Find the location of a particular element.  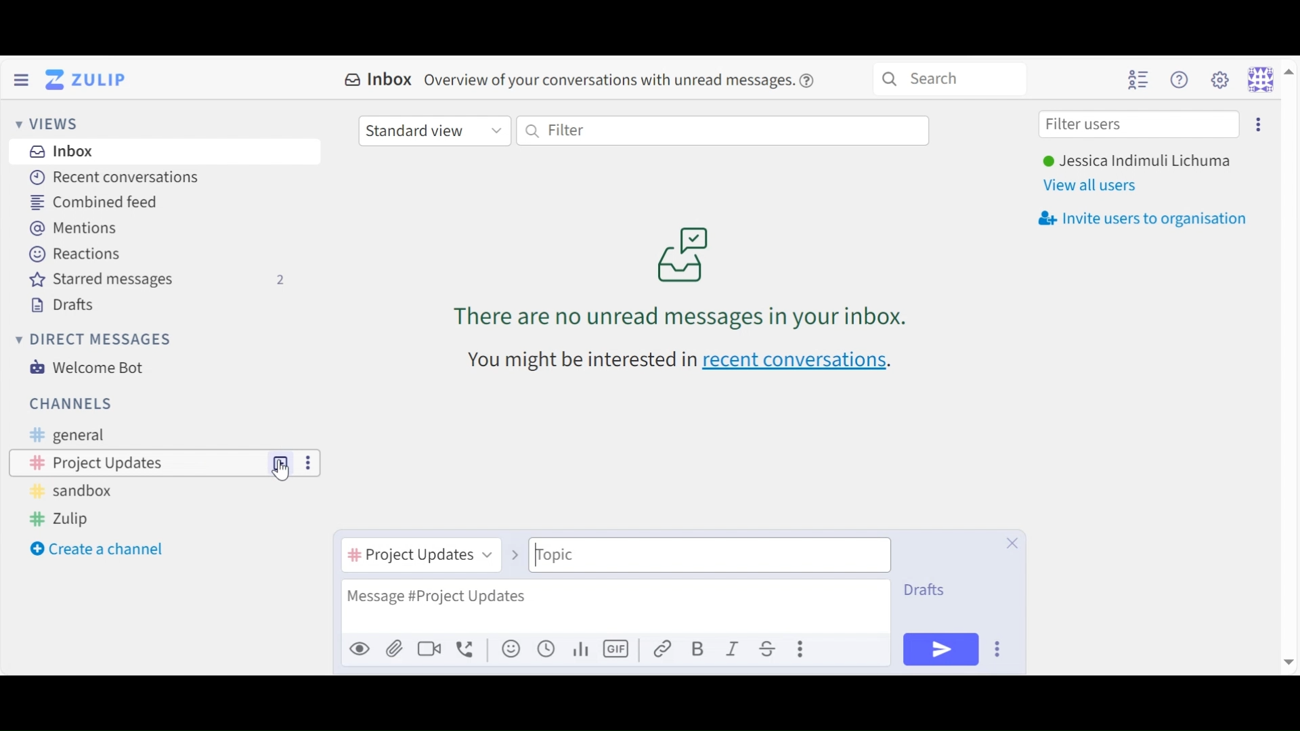

Inbox is located at coordinates (63, 152).